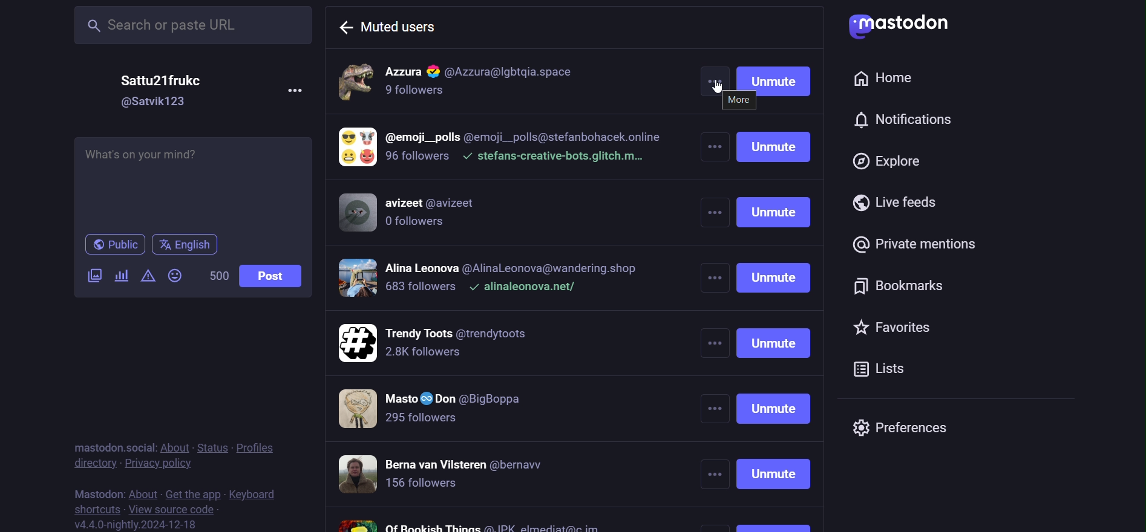  I want to click on directory, so click(90, 464).